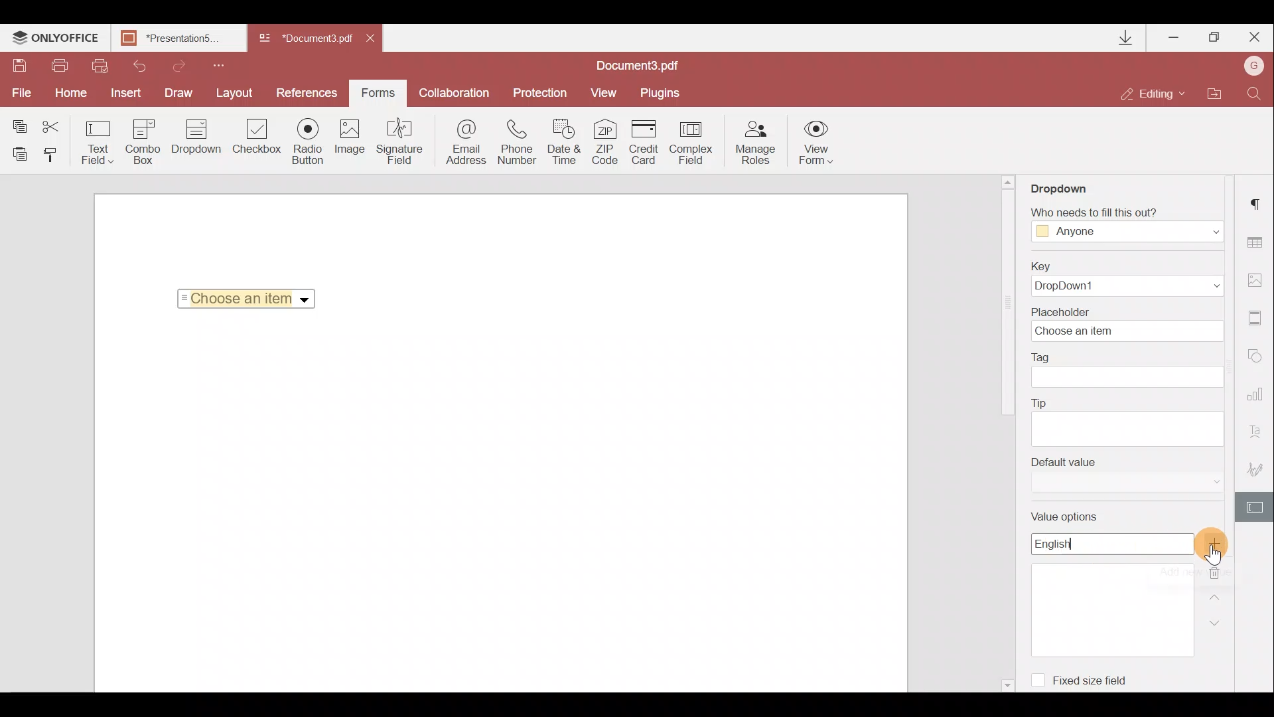 The height and width of the screenshot is (717, 1274). Describe the element at coordinates (176, 39) in the screenshot. I see `Presentation5` at that location.